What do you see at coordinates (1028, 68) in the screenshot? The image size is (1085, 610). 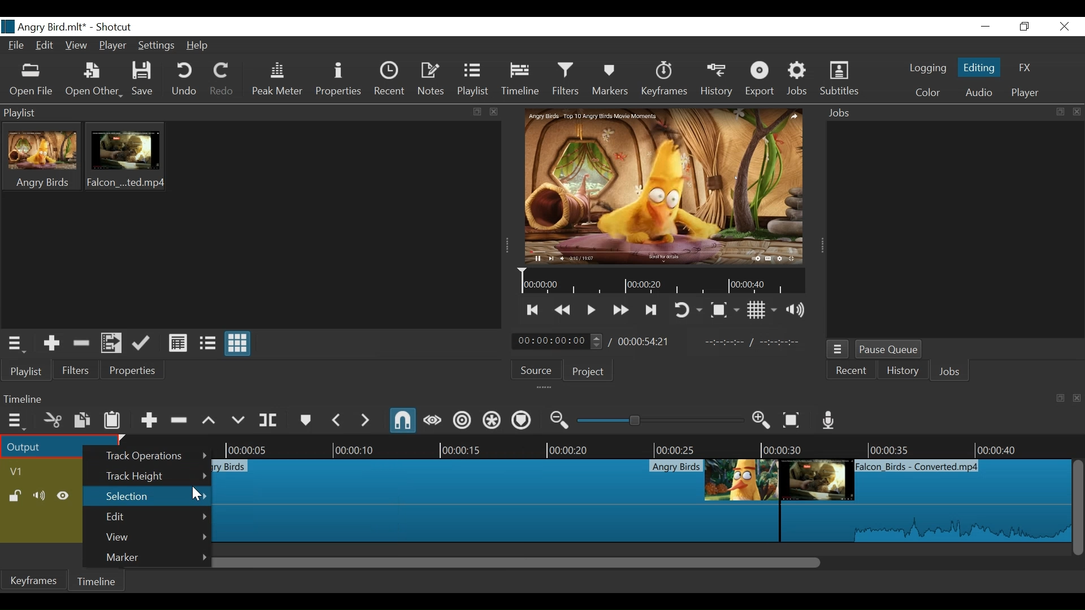 I see `FX` at bounding box center [1028, 68].